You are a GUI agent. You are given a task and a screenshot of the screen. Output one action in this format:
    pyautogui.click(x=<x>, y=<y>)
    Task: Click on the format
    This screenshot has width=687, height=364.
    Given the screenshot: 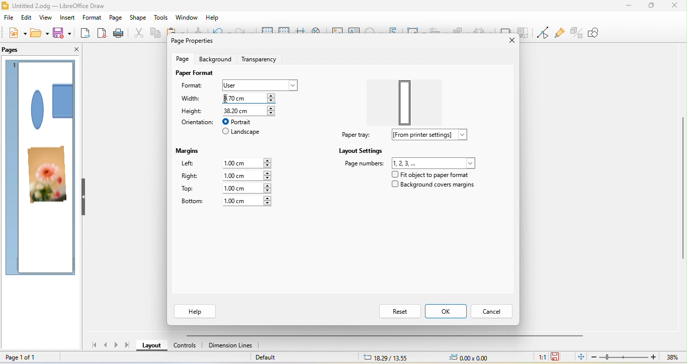 What is the action you would take?
    pyautogui.click(x=92, y=18)
    